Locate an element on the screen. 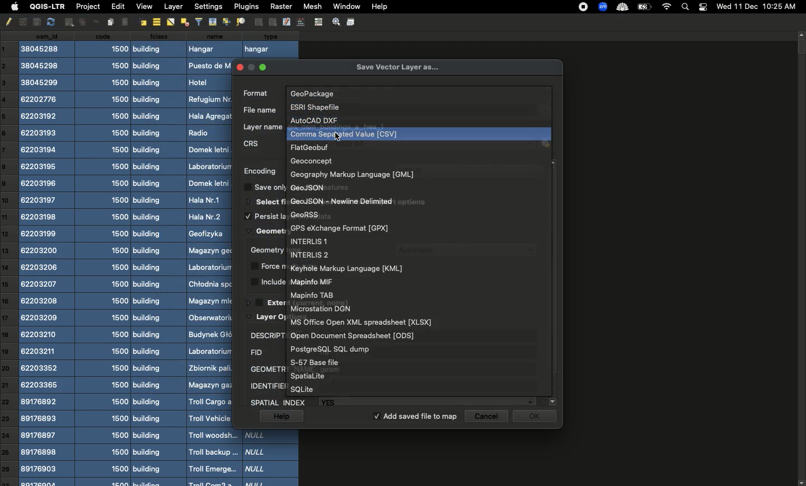 Image resolution: width=806 pixels, height=486 pixels. recording is located at coordinates (584, 7).